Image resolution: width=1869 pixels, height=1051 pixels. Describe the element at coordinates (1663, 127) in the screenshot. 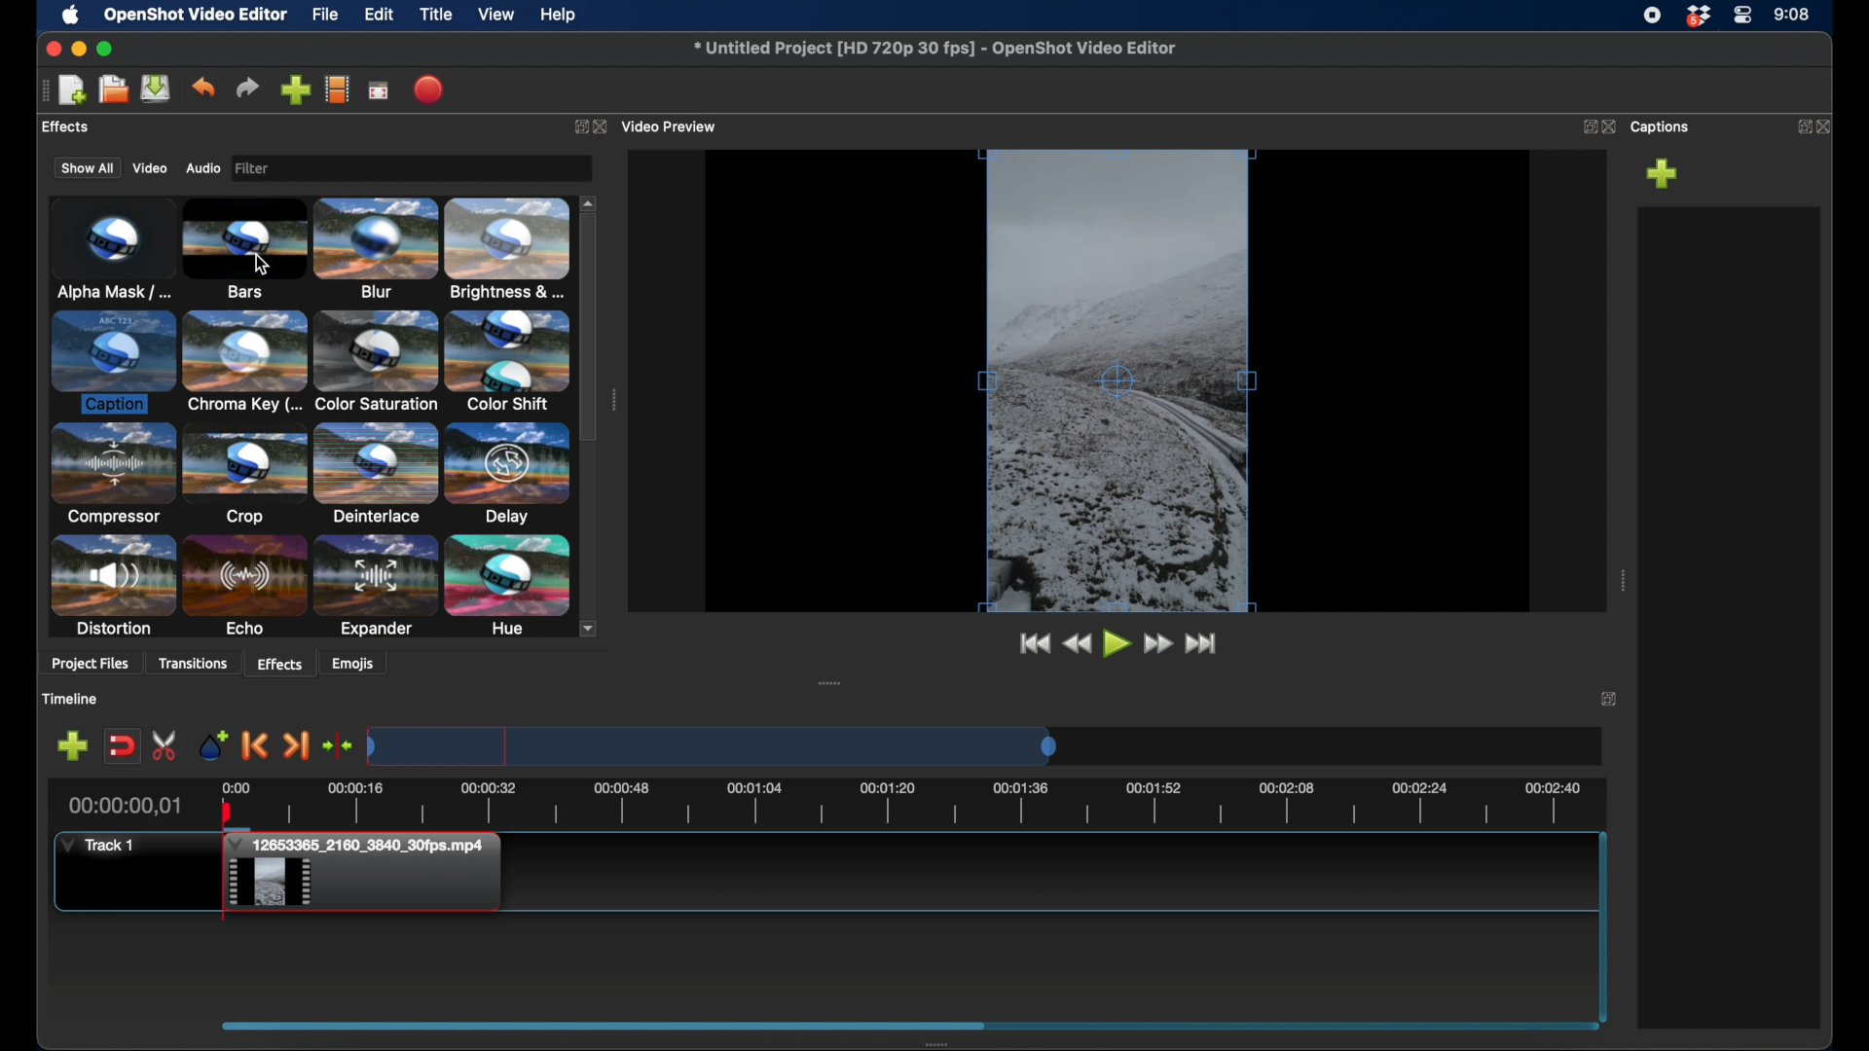

I see `captions` at that location.